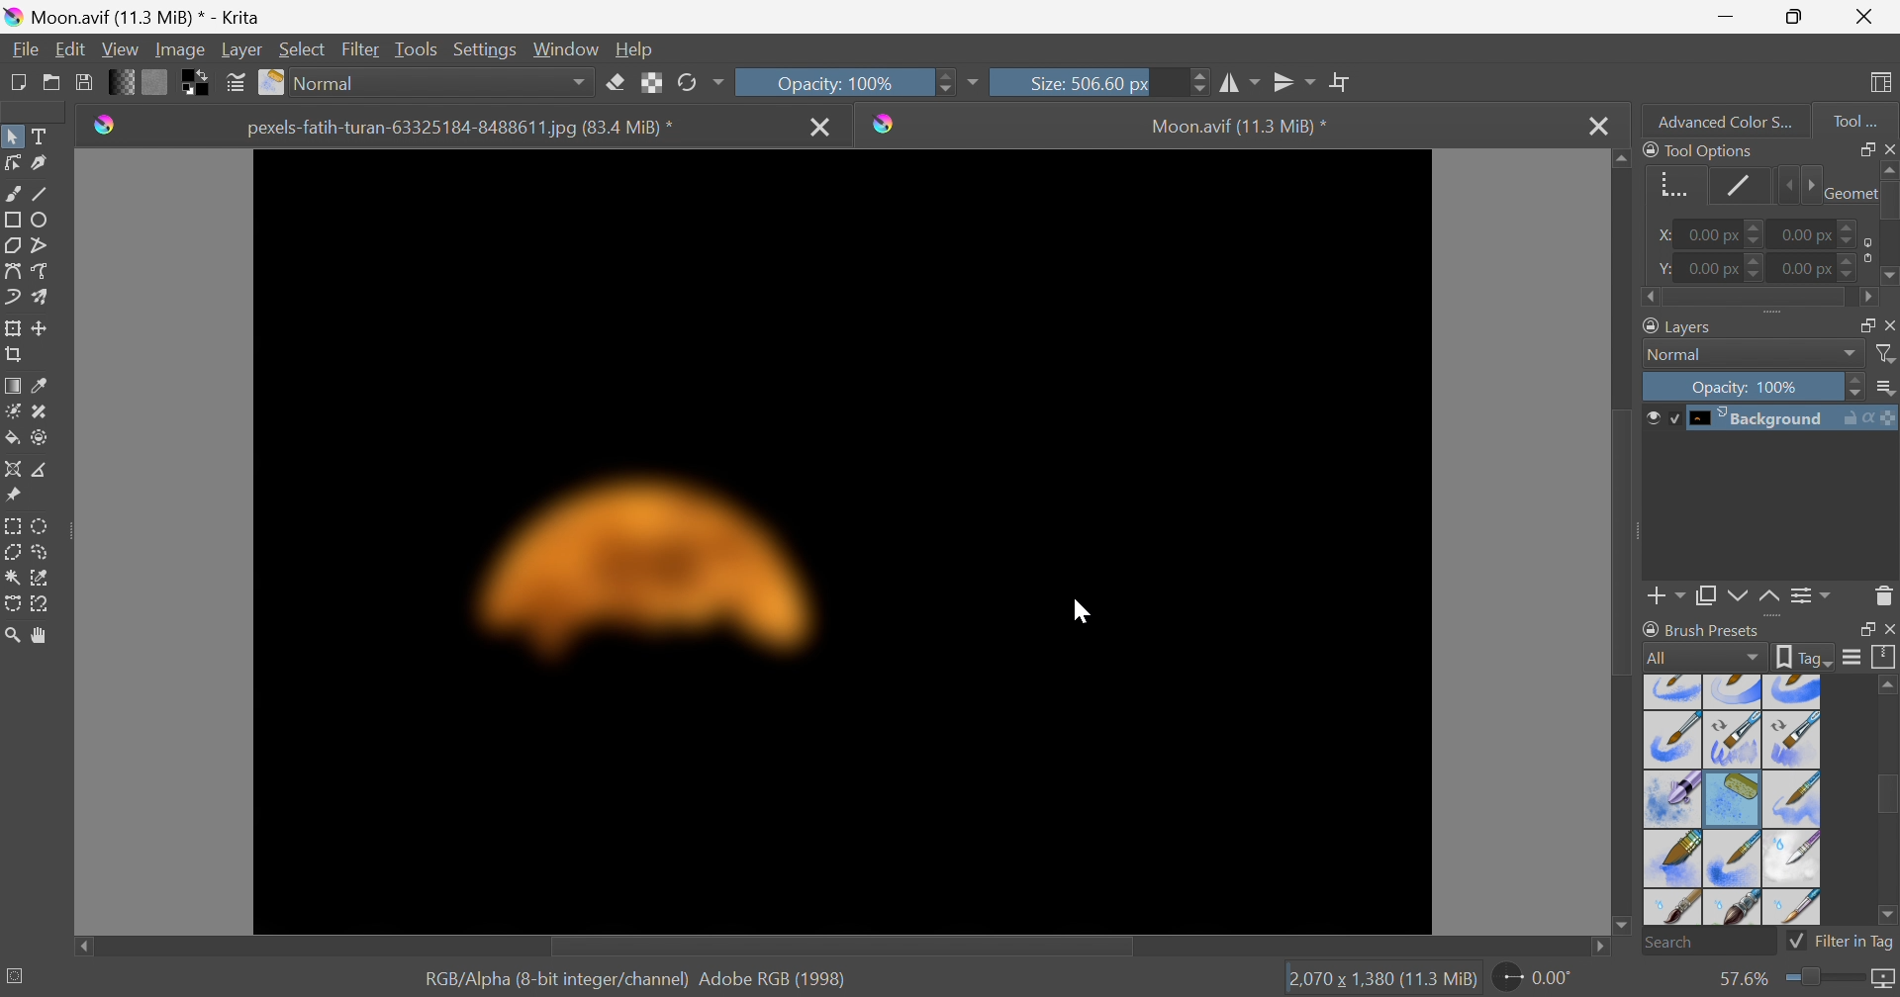 Image resolution: width=1900 pixels, height=997 pixels. Describe the element at coordinates (838, 948) in the screenshot. I see `Scroll bar` at that location.